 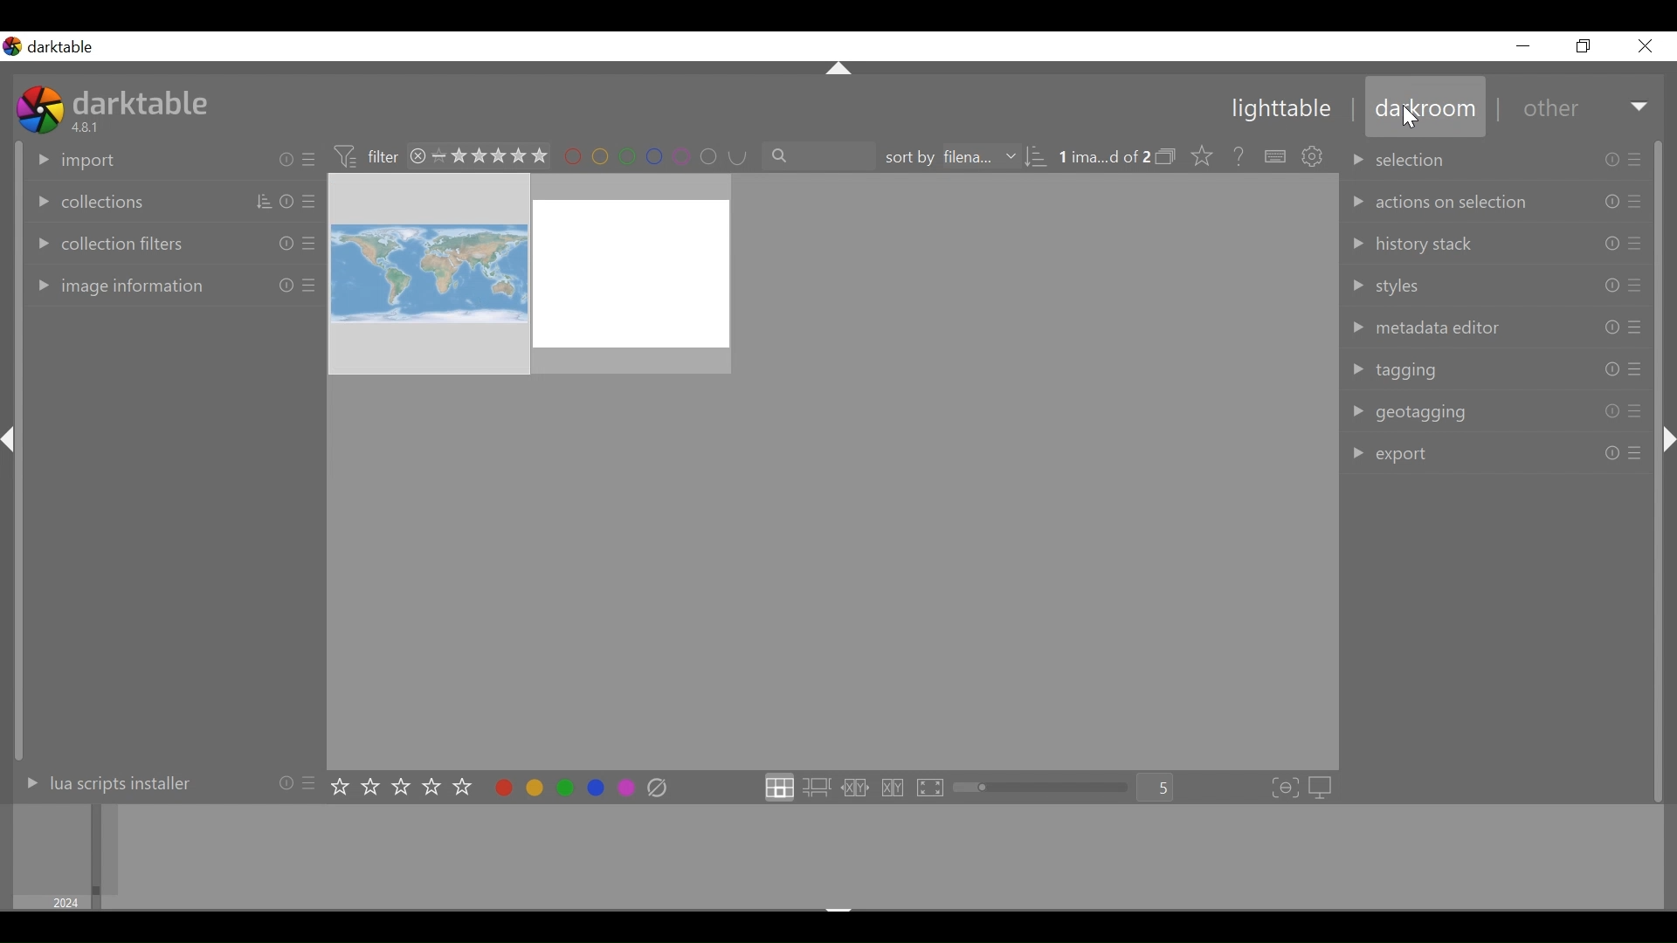 I want to click on search, so click(x=818, y=155).